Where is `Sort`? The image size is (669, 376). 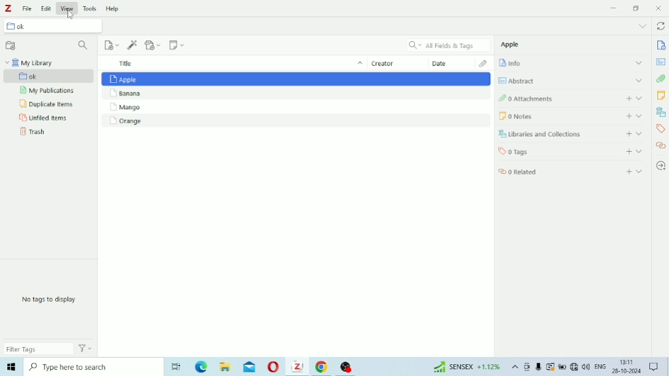 Sort is located at coordinates (358, 64).